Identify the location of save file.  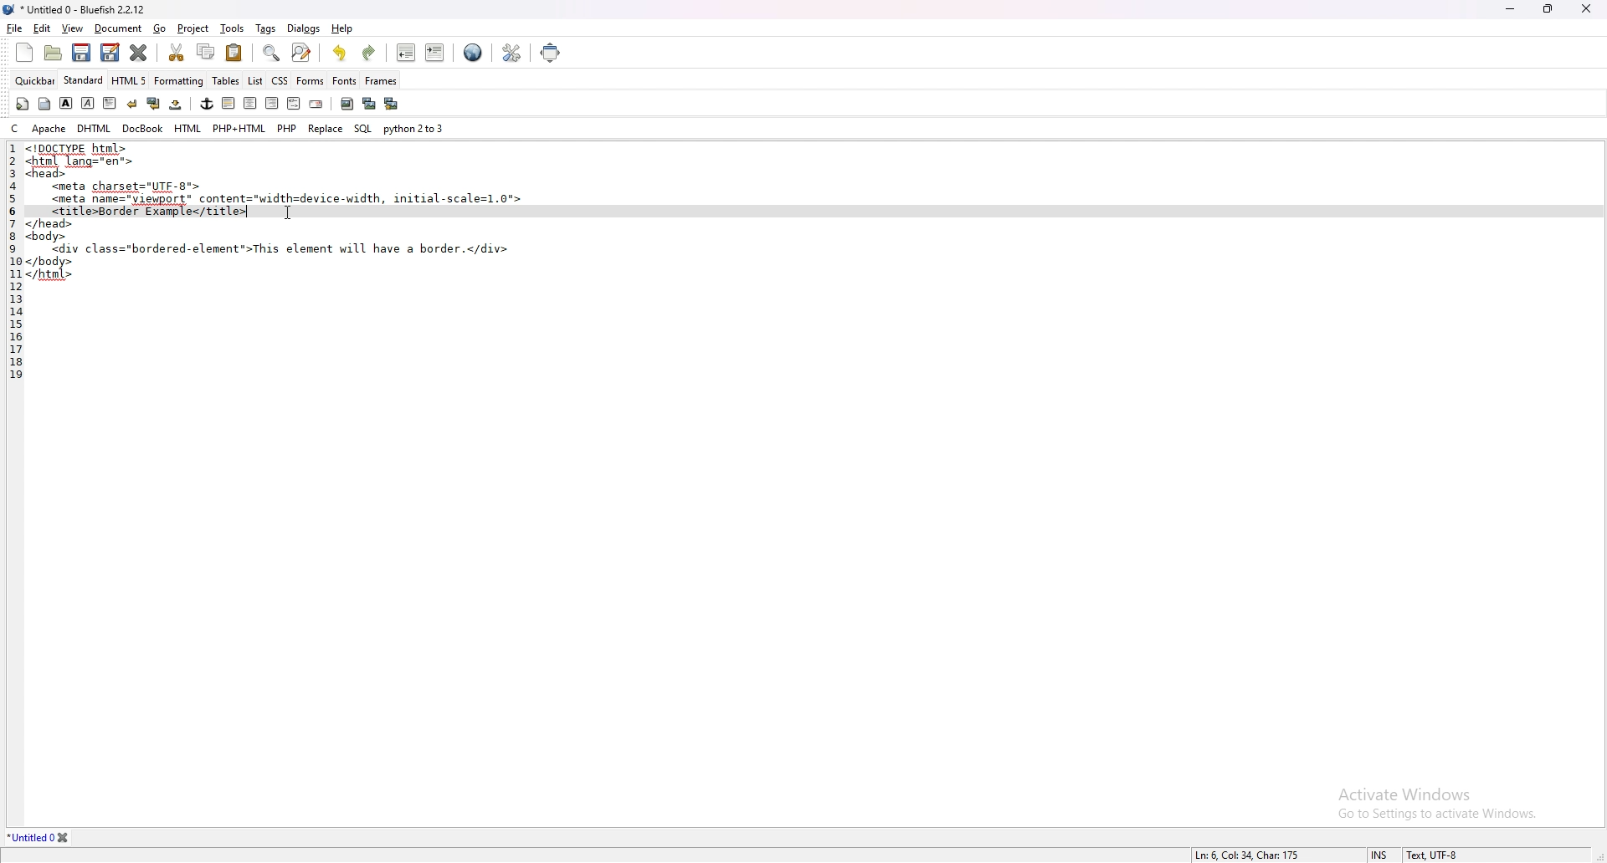
(80, 53).